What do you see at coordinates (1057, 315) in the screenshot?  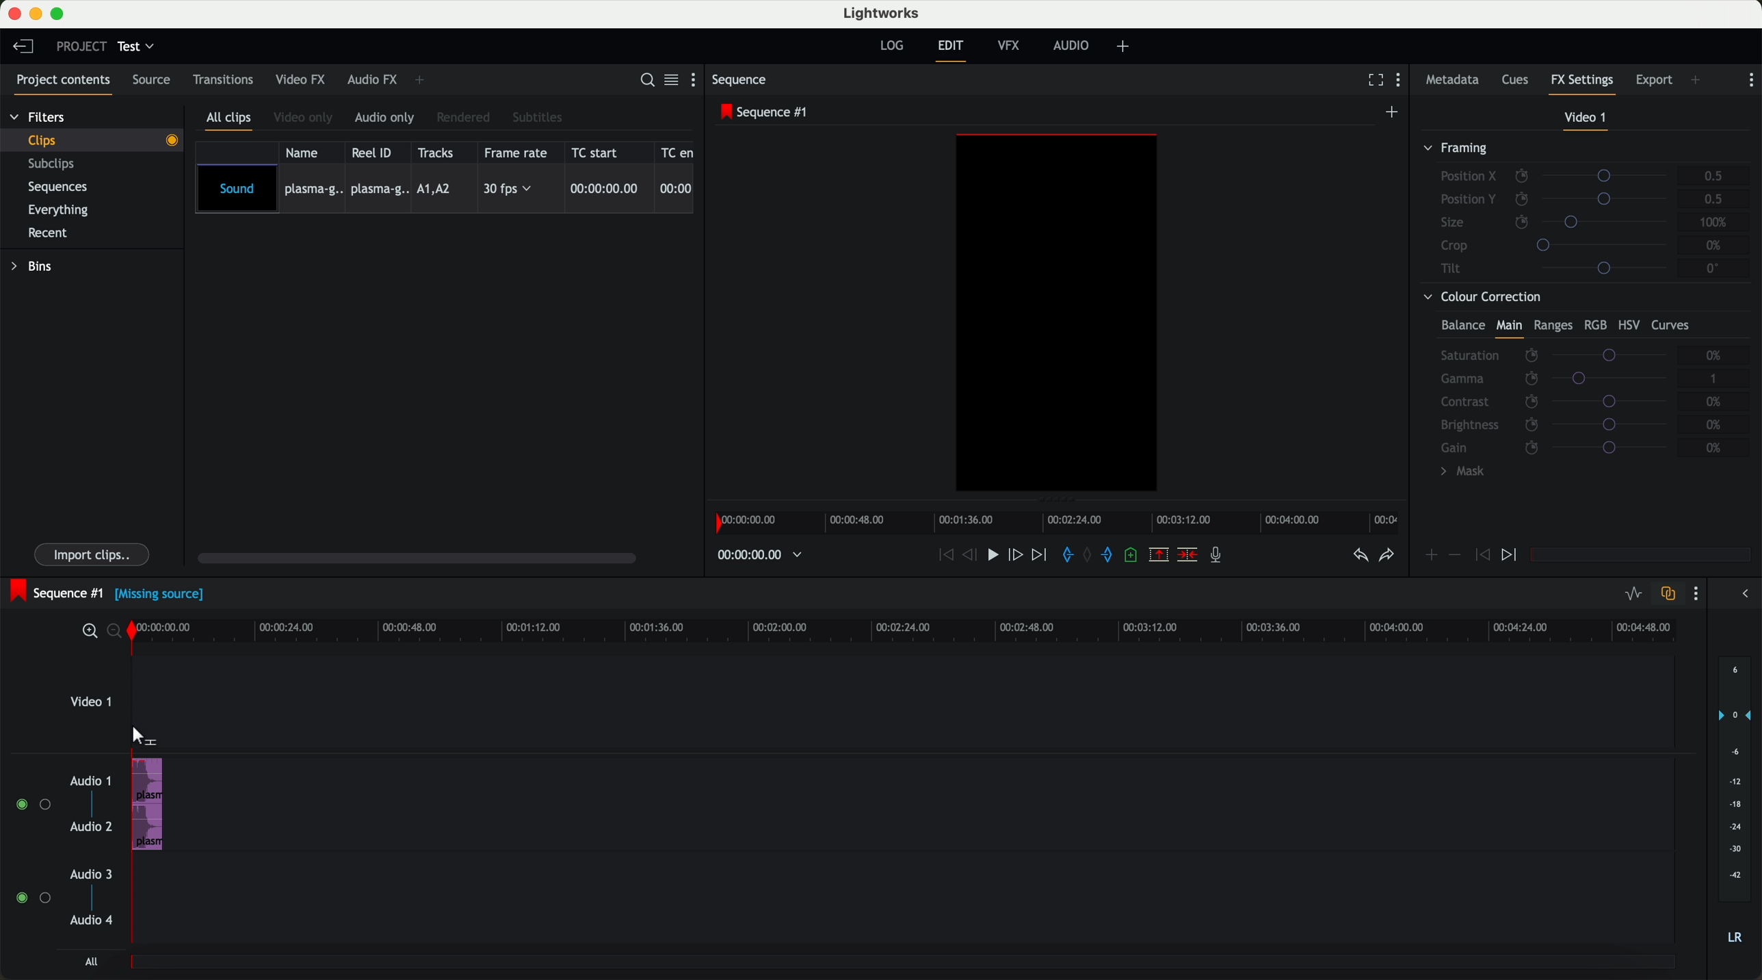 I see `workspace` at bounding box center [1057, 315].